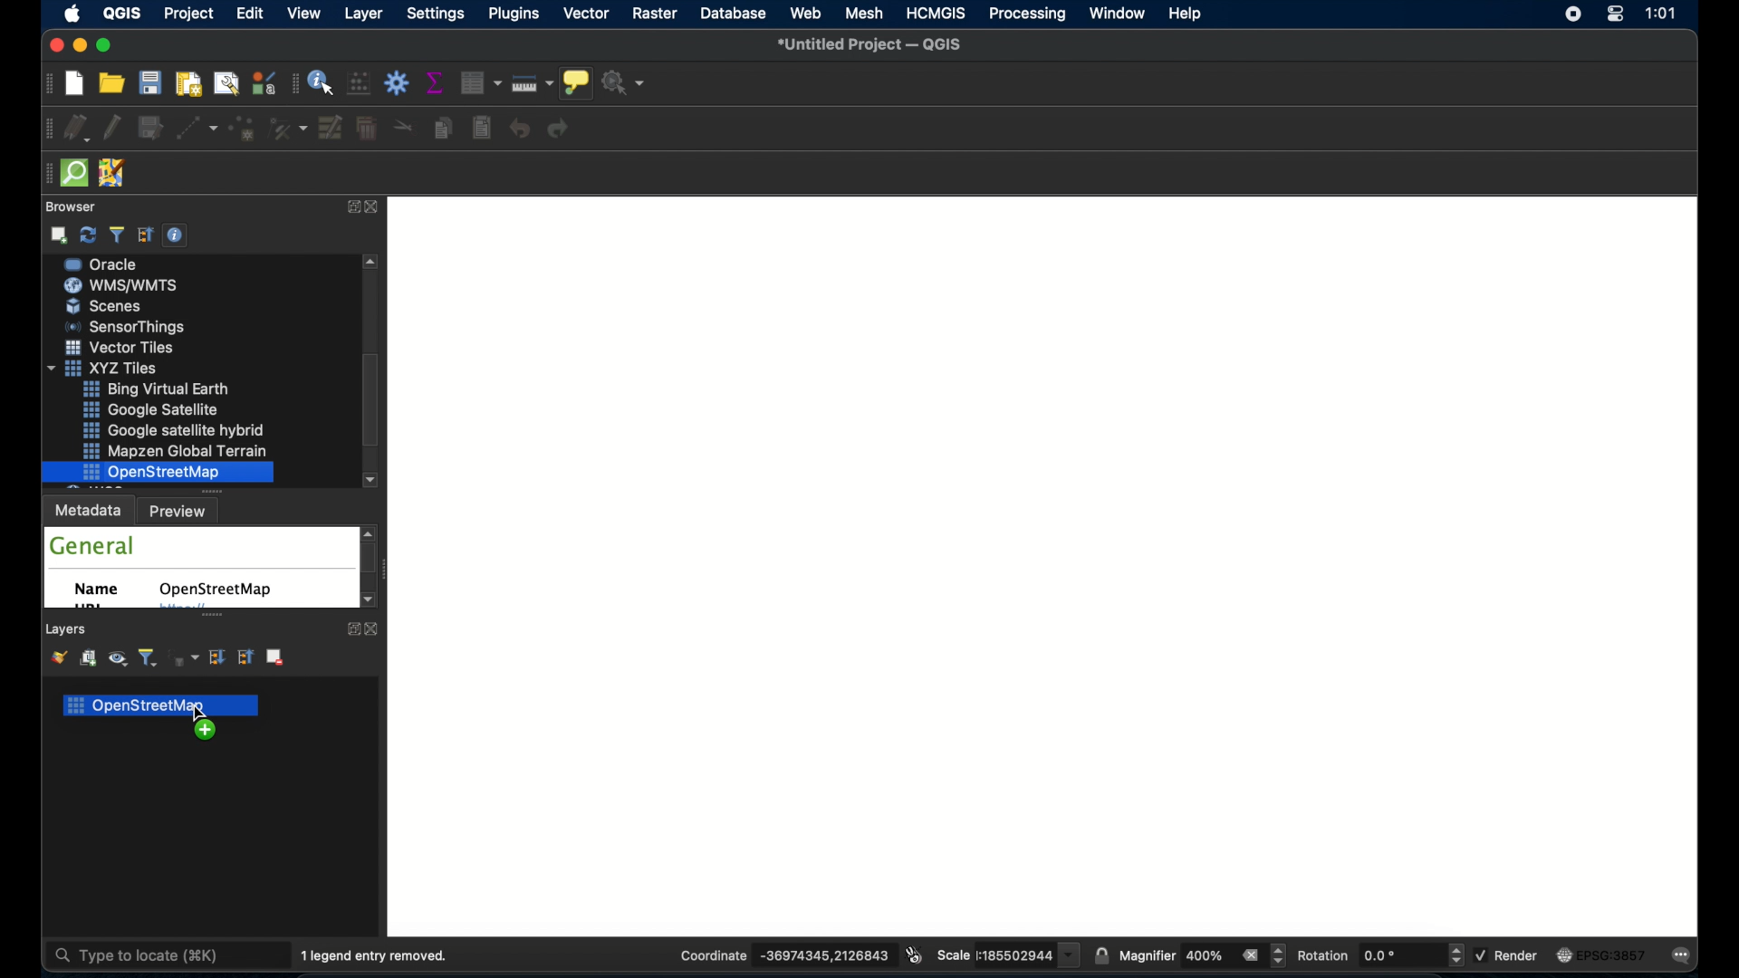 The width and height of the screenshot is (1739, 978). Describe the element at coordinates (914, 954) in the screenshot. I see `toggle extents and mouse position display` at that location.